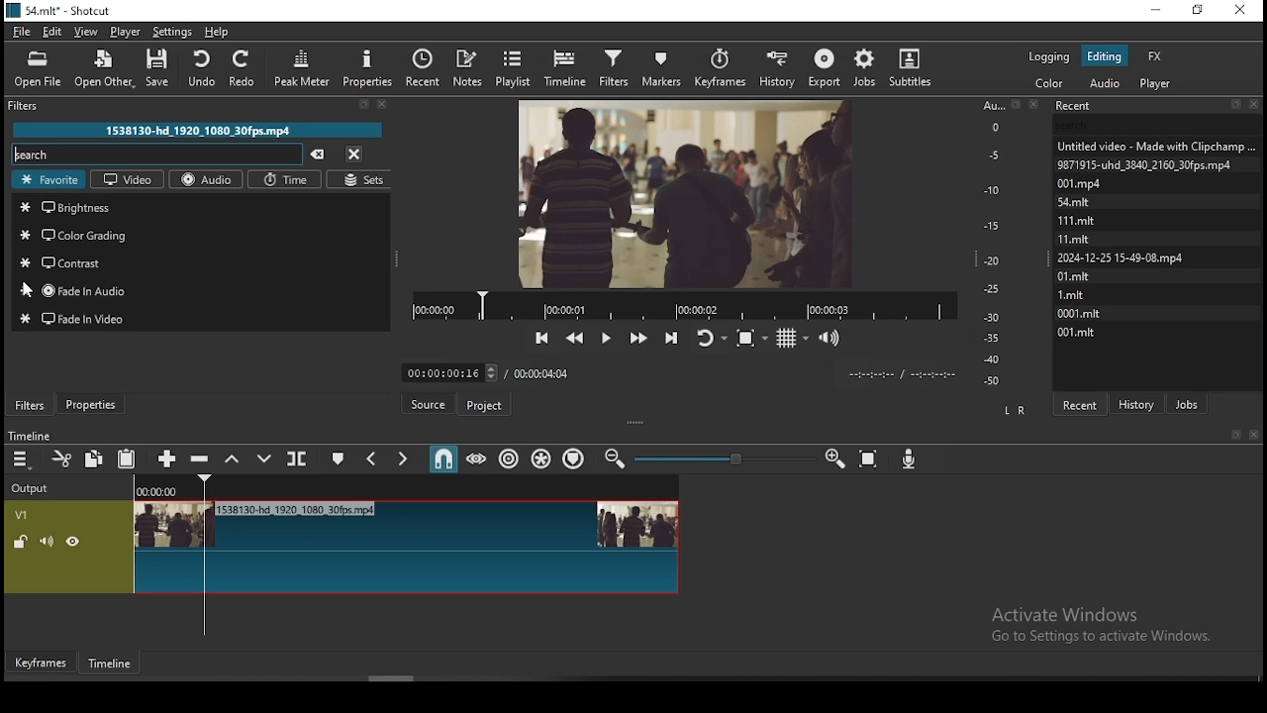 This screenshot has width=1267, height=713. Describe the element at coordinates (258, 458) in the screenshot. I see `overwrite` at that location.